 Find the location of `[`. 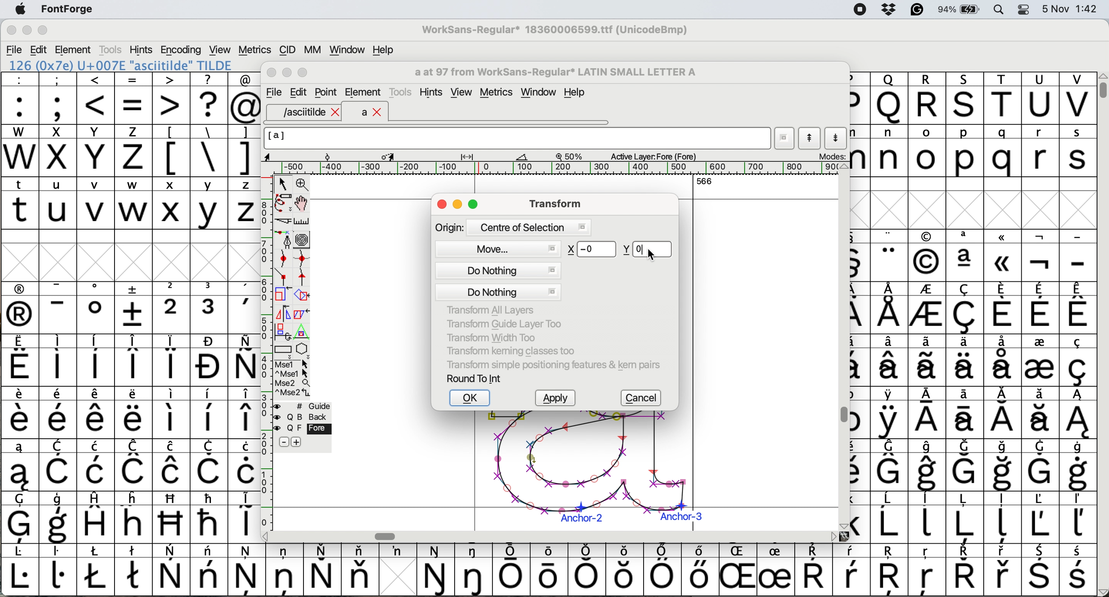

[ is located at coordinates (172, 151).